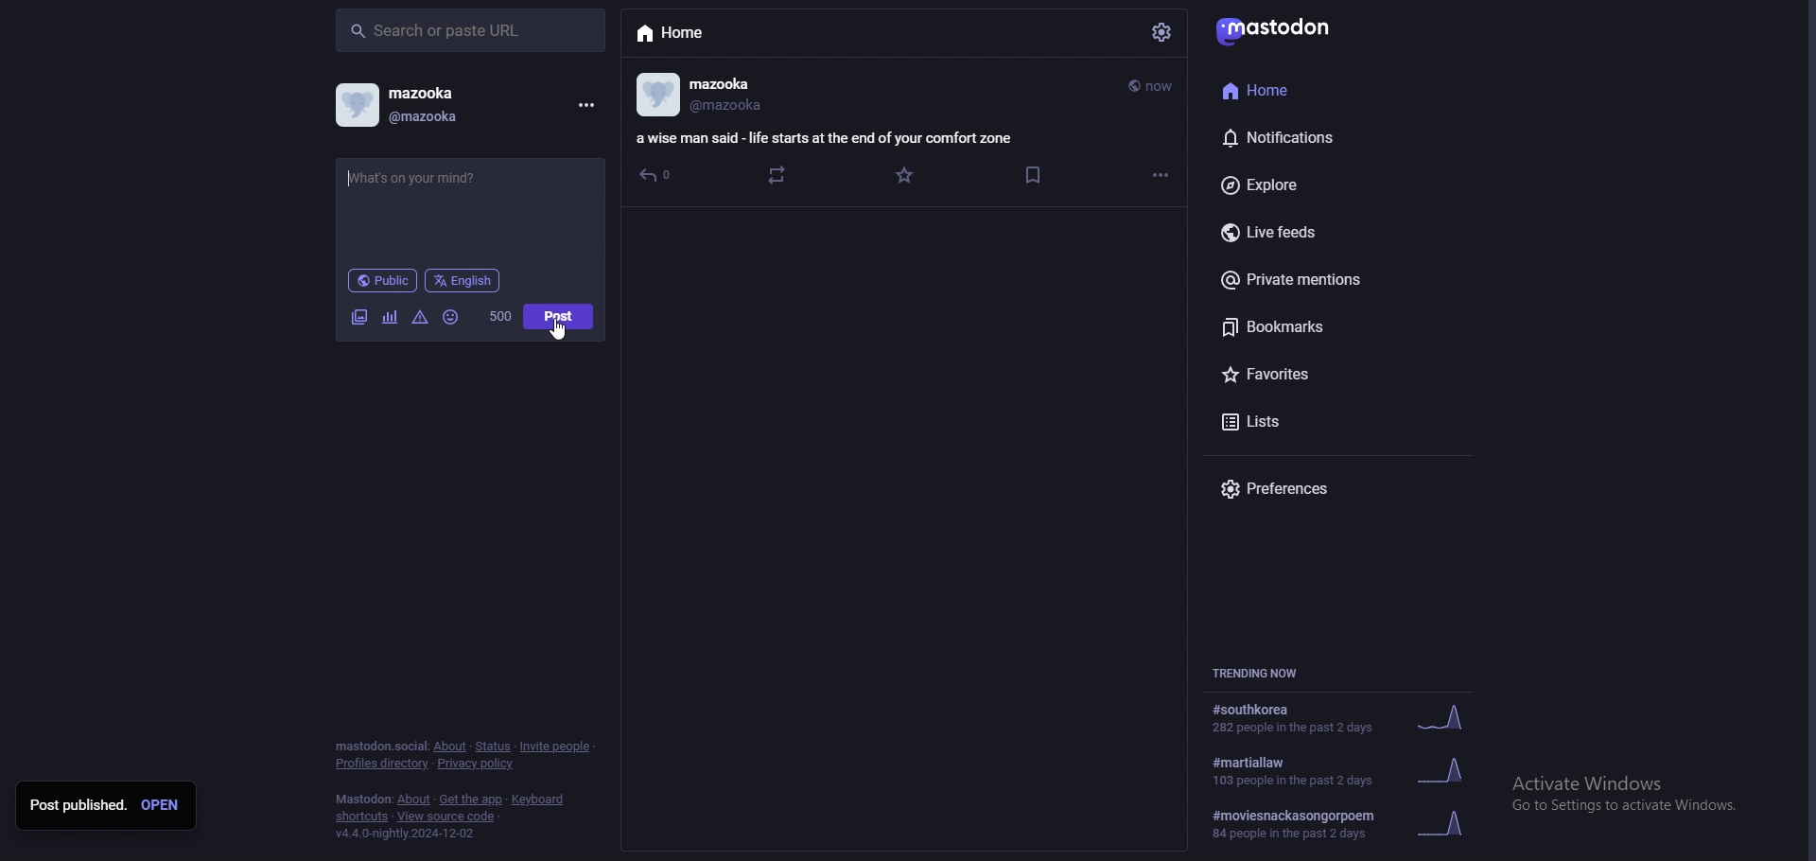 This screenshot has width=1816, height=861. I want to click on language, so click(463, 281).